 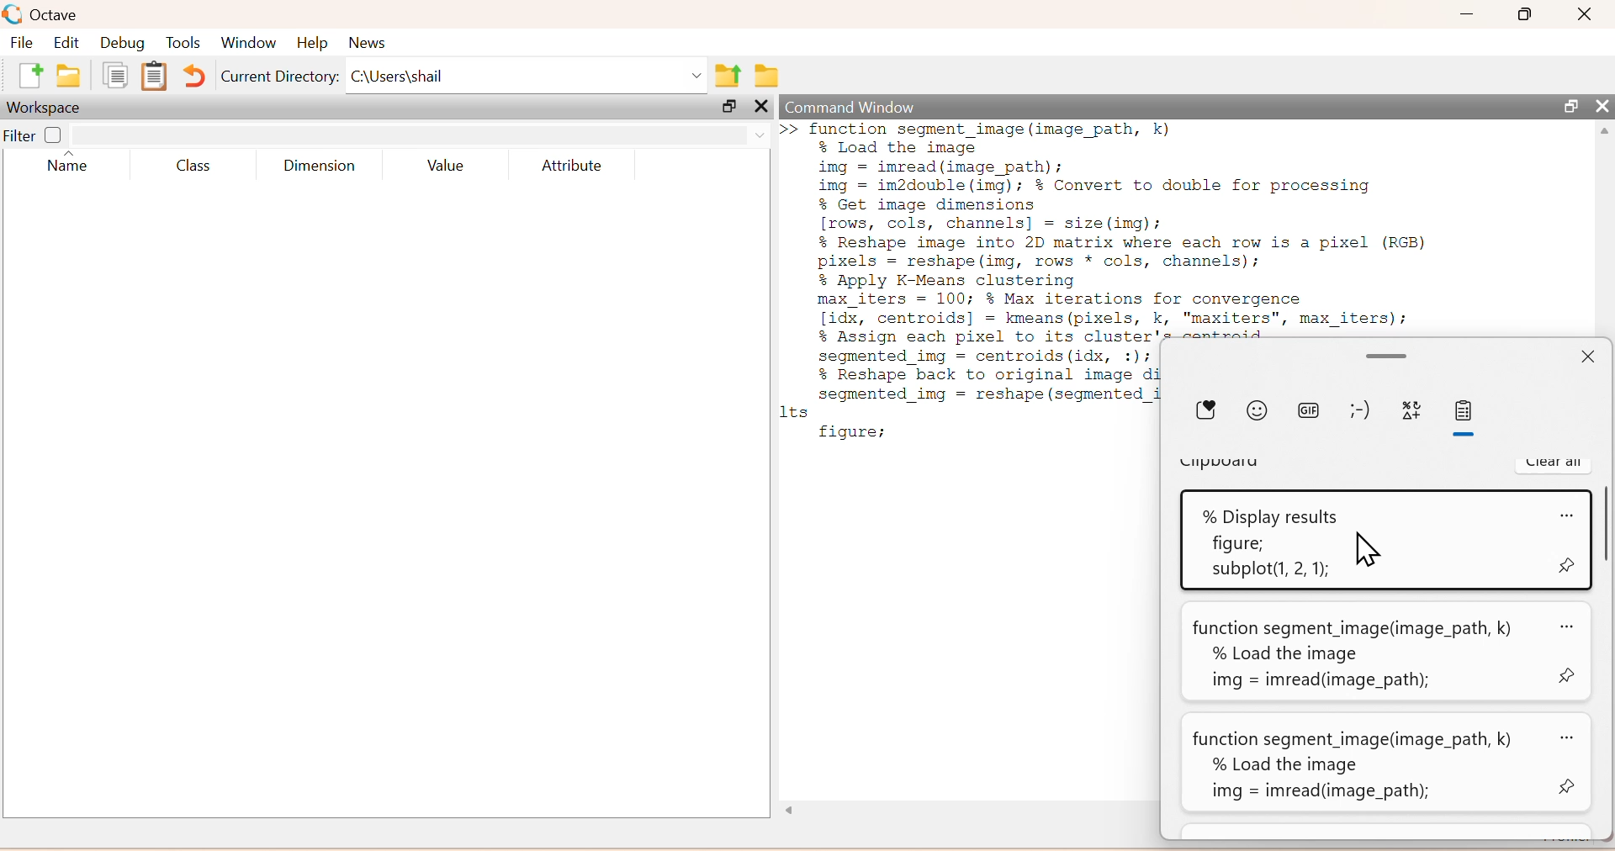 What do you see at coordinates (528, 79) in the screenshot?
I see `C:\Users\shail ` at bounding box center [528, 79].